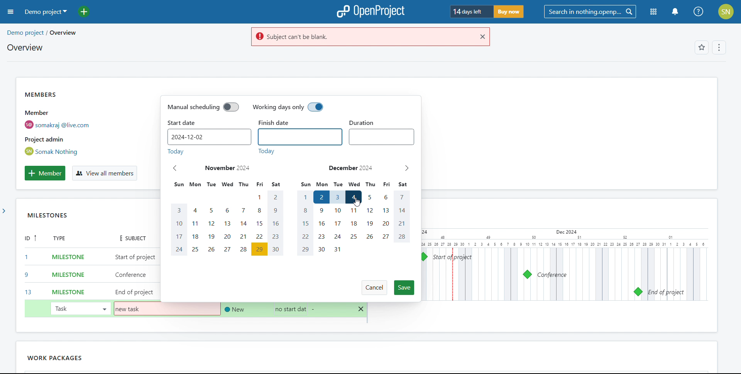 Image resolution: width=741 pixels, height=374 pixels. I want to click on december 2024, so click(350, 168).